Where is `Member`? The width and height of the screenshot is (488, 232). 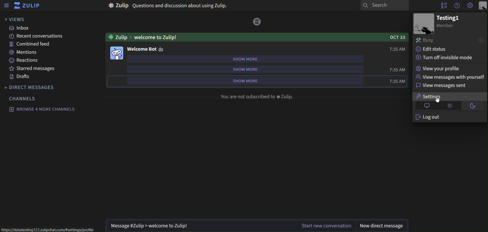
Member is located at coordinates (446, 26).